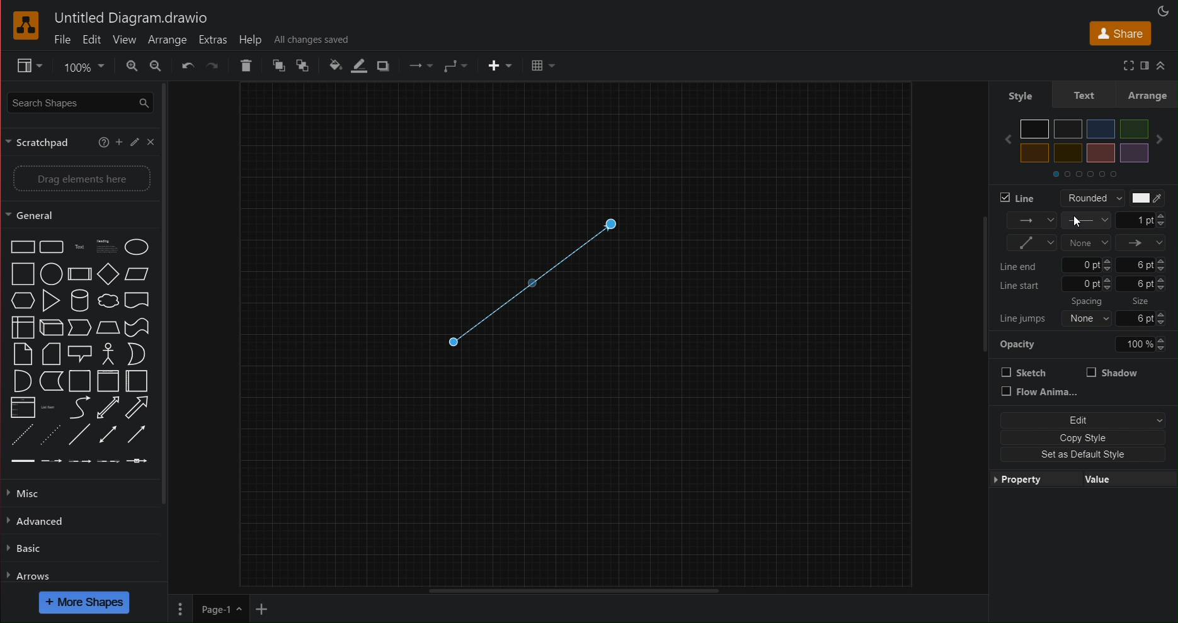 The image size is (1178, 623). Describe the element at coordinates (499, 65) in the screenshot. I see `Insert` at that location.